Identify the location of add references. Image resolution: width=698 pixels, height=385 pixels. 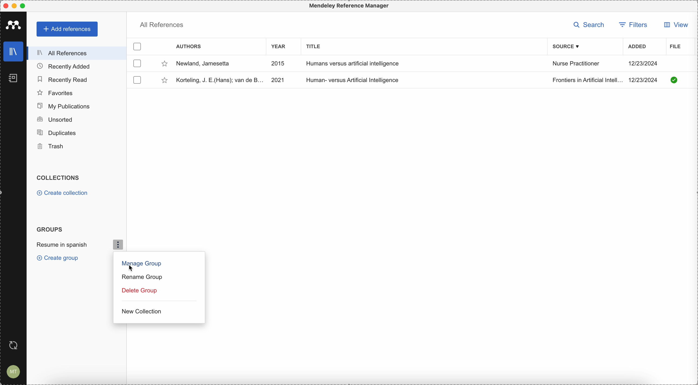
(67, 30).